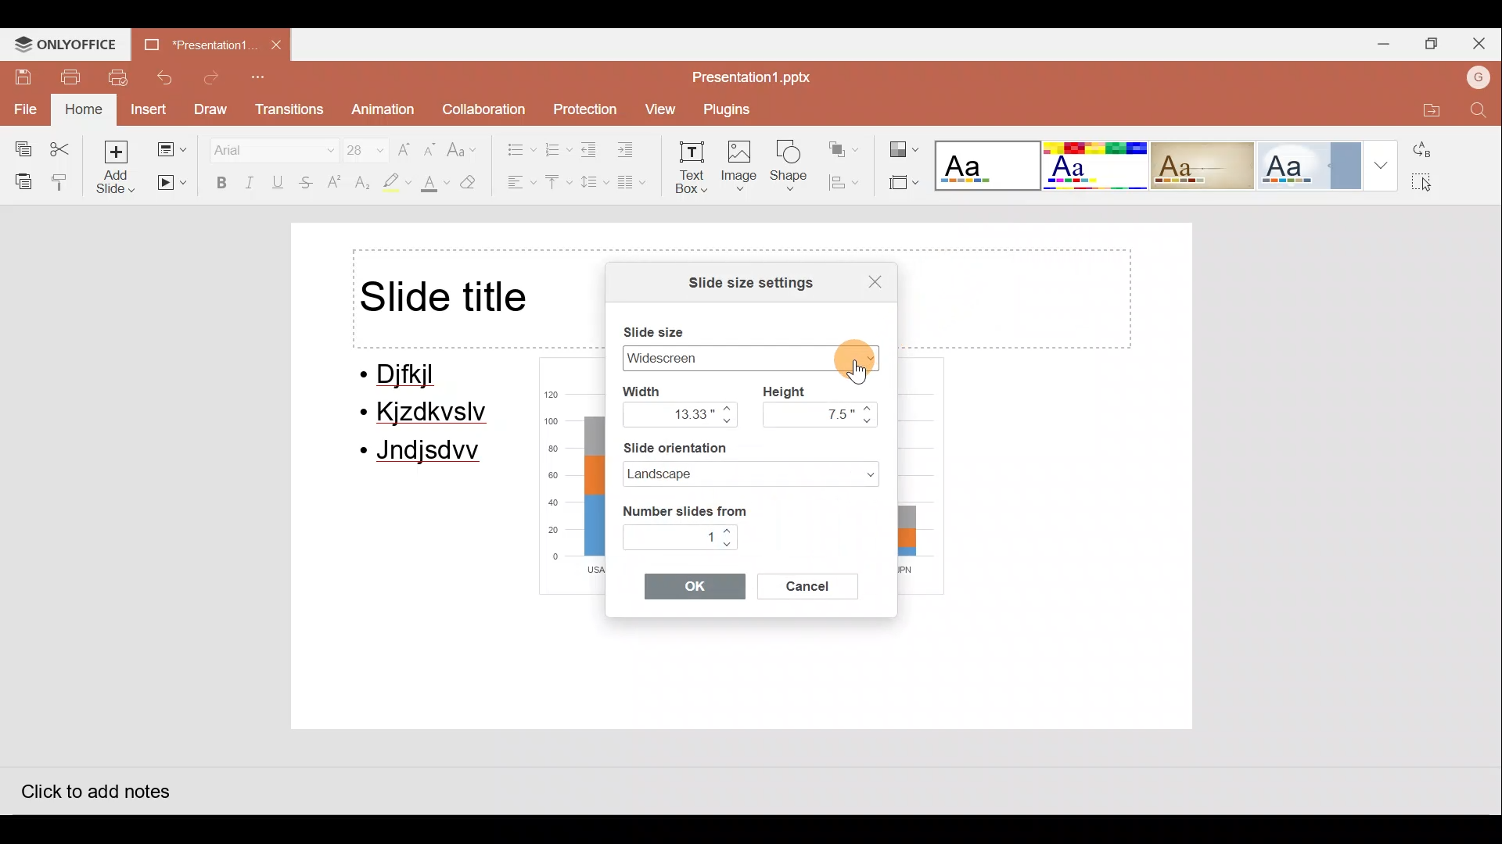 The width and height of the screenshot is (1502, 844). What do you see at coordinates (513, 145) in the screenshot?
I see `Bullets` at bounding box center [513, 145].